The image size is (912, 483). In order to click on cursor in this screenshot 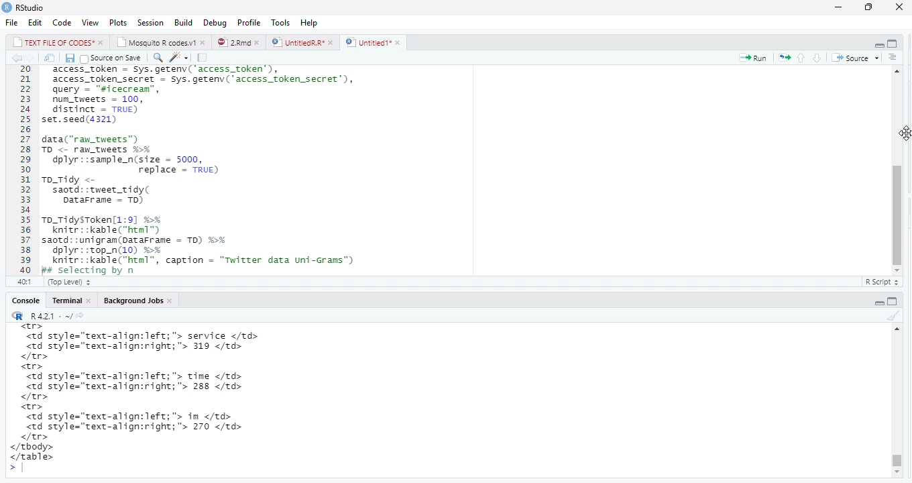, I will do `click(905, 132)`.